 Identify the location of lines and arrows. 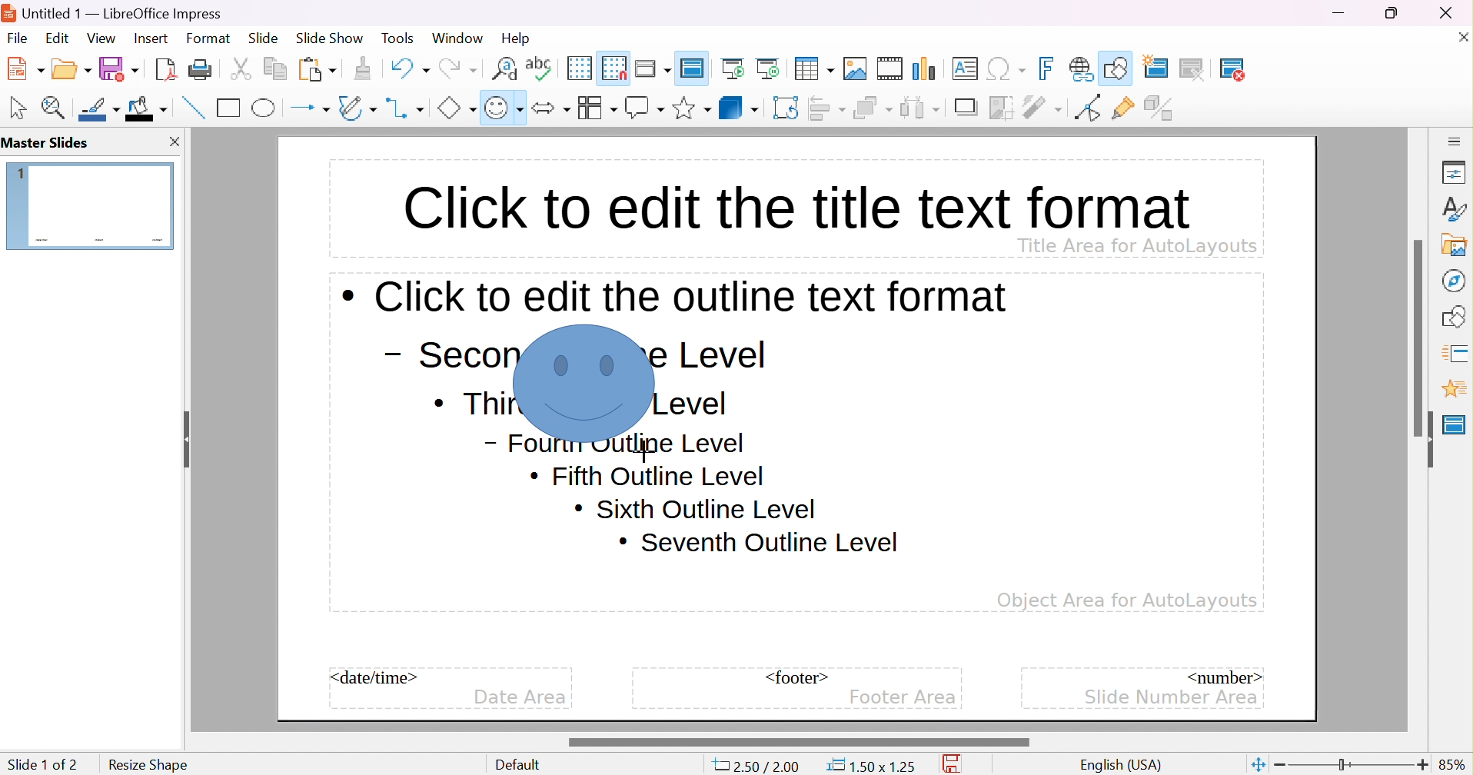
(310, 108).